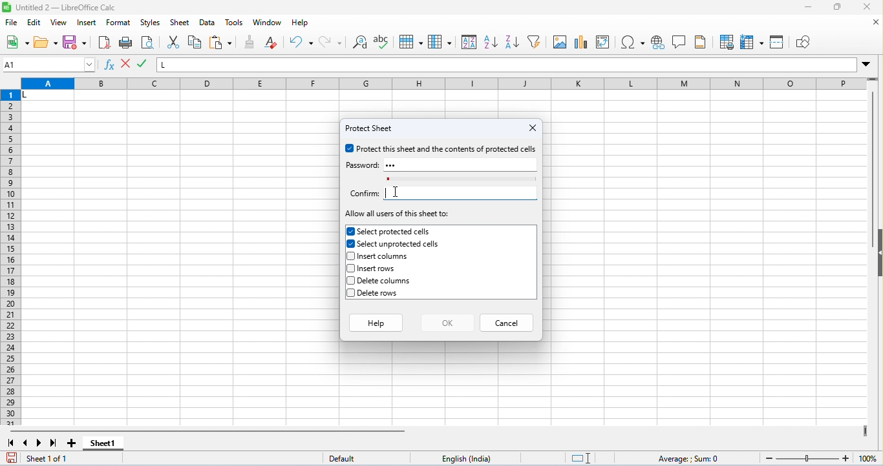 The image size is (883, 466). What do you see at coordinates (361, 43) in the screenshot?
I see `find and replace` at bounding box center [361, 43].